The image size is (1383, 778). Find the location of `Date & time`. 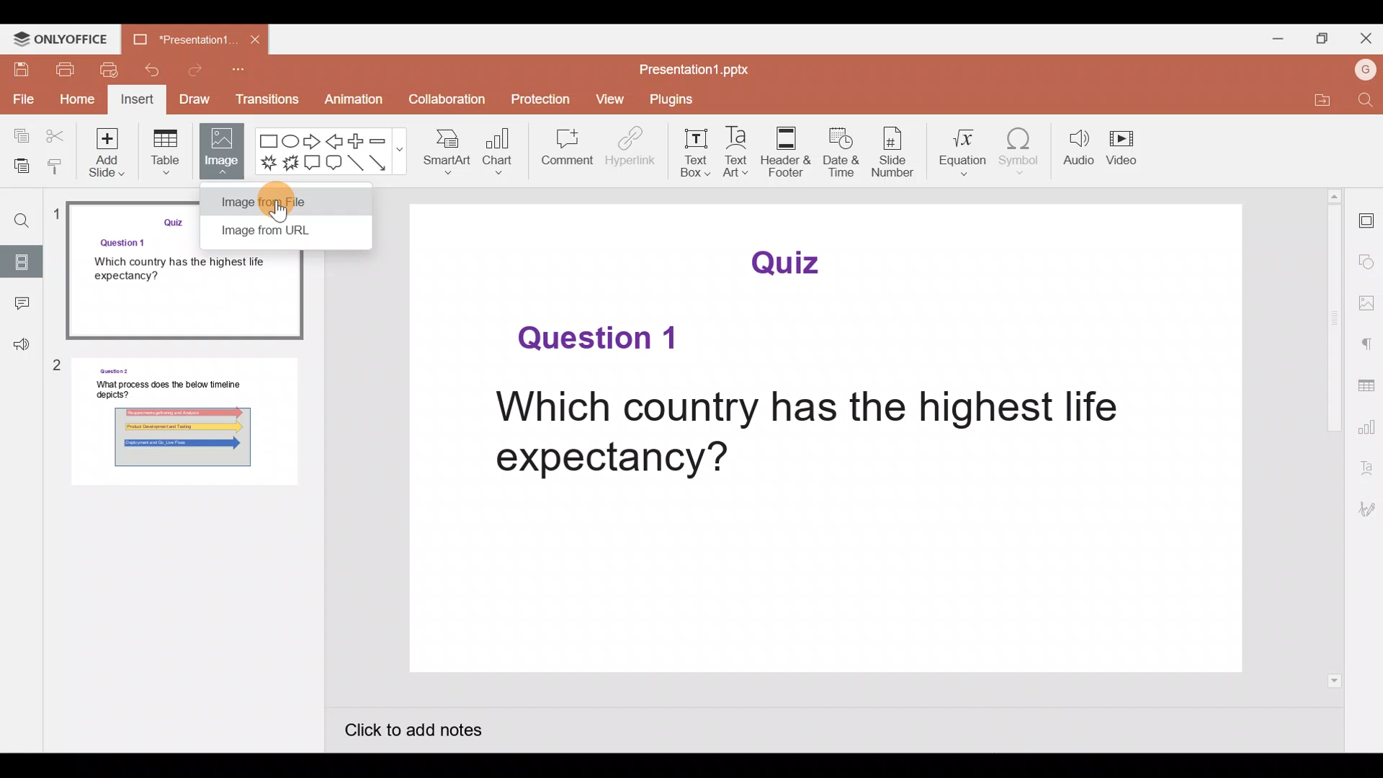

Date & time is located at coordinates (843, 155).